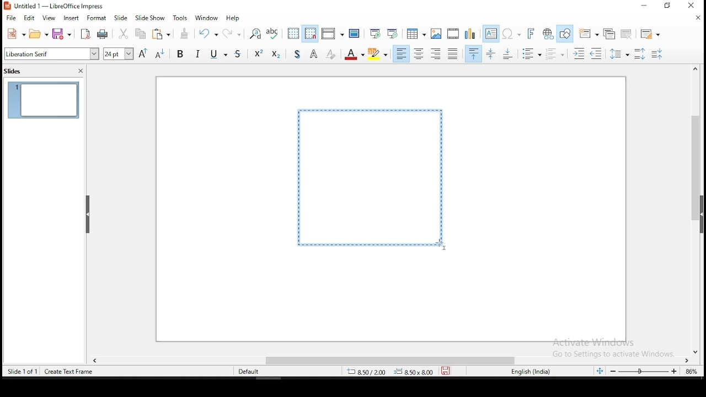 This screenshot has width=706, height=397. Describe the element at coordinates (577, 53) in the screenshot. I see `increase indent` at that location.